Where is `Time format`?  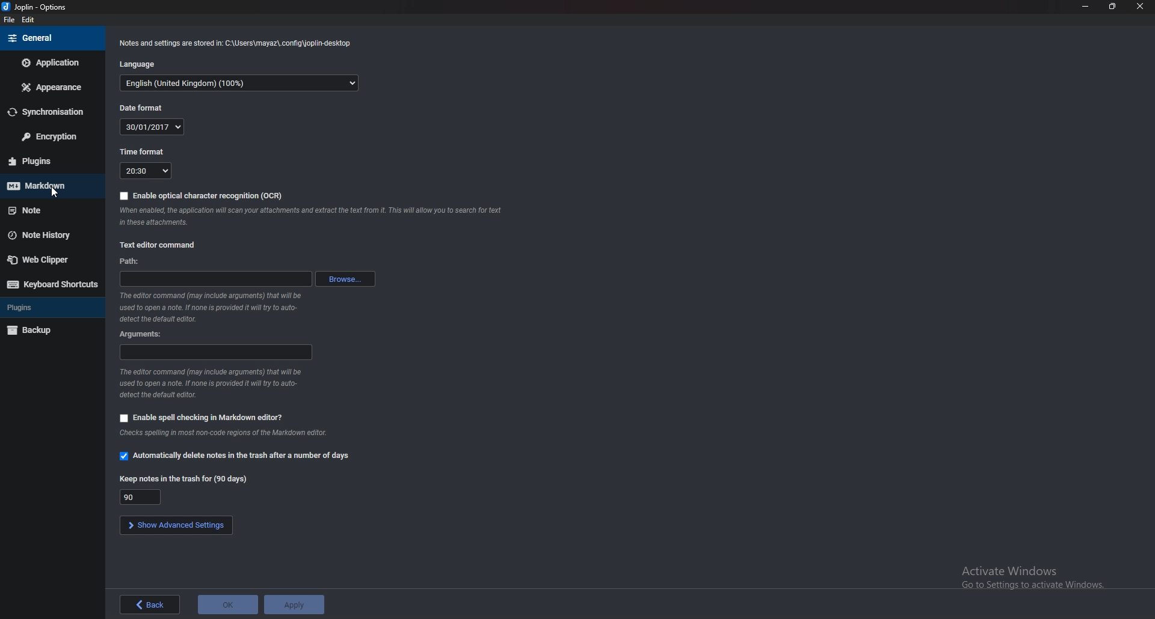 Time format is located at coordinates (145, 171).